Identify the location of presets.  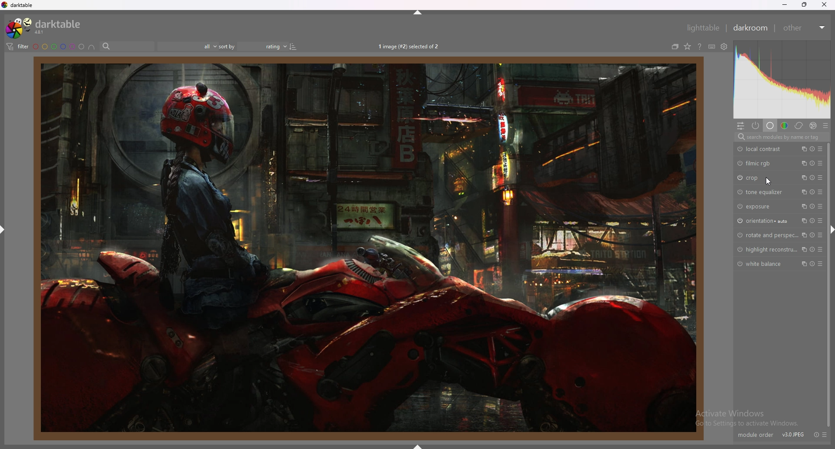
(820, 264).